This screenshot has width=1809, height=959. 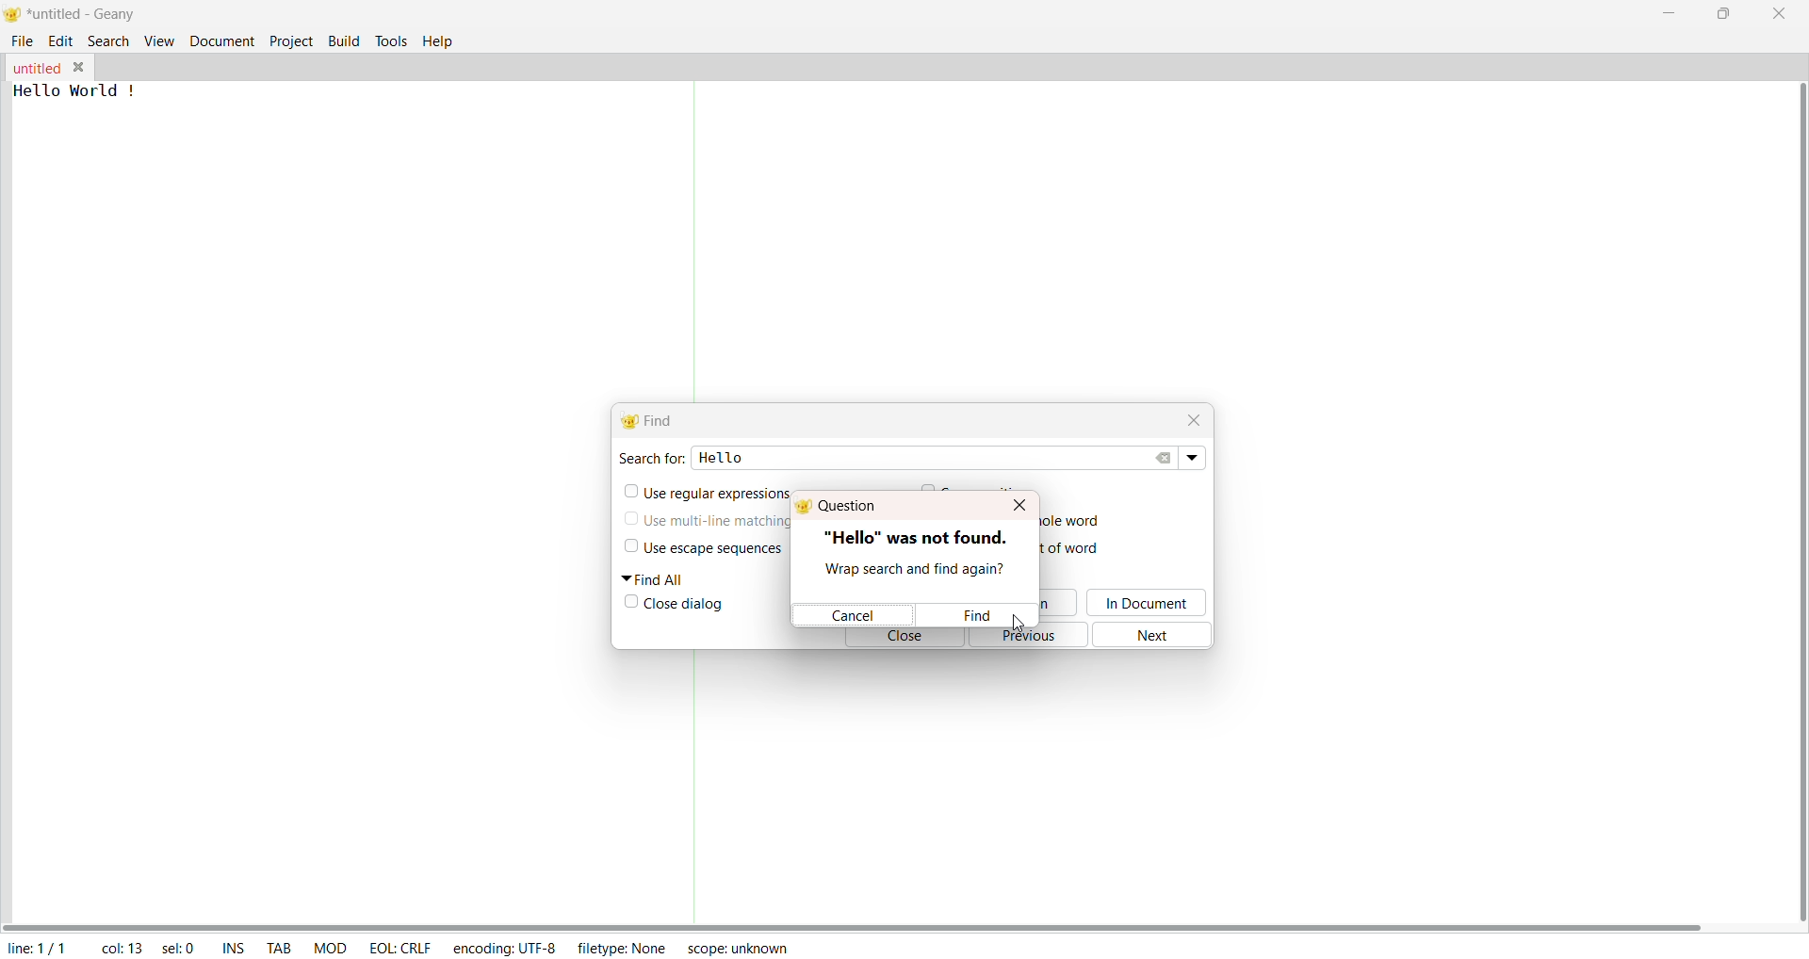 What do you see at coordinates (276, 944) in the screenshot?
I see `TAB` at bounding box center [276, 944].